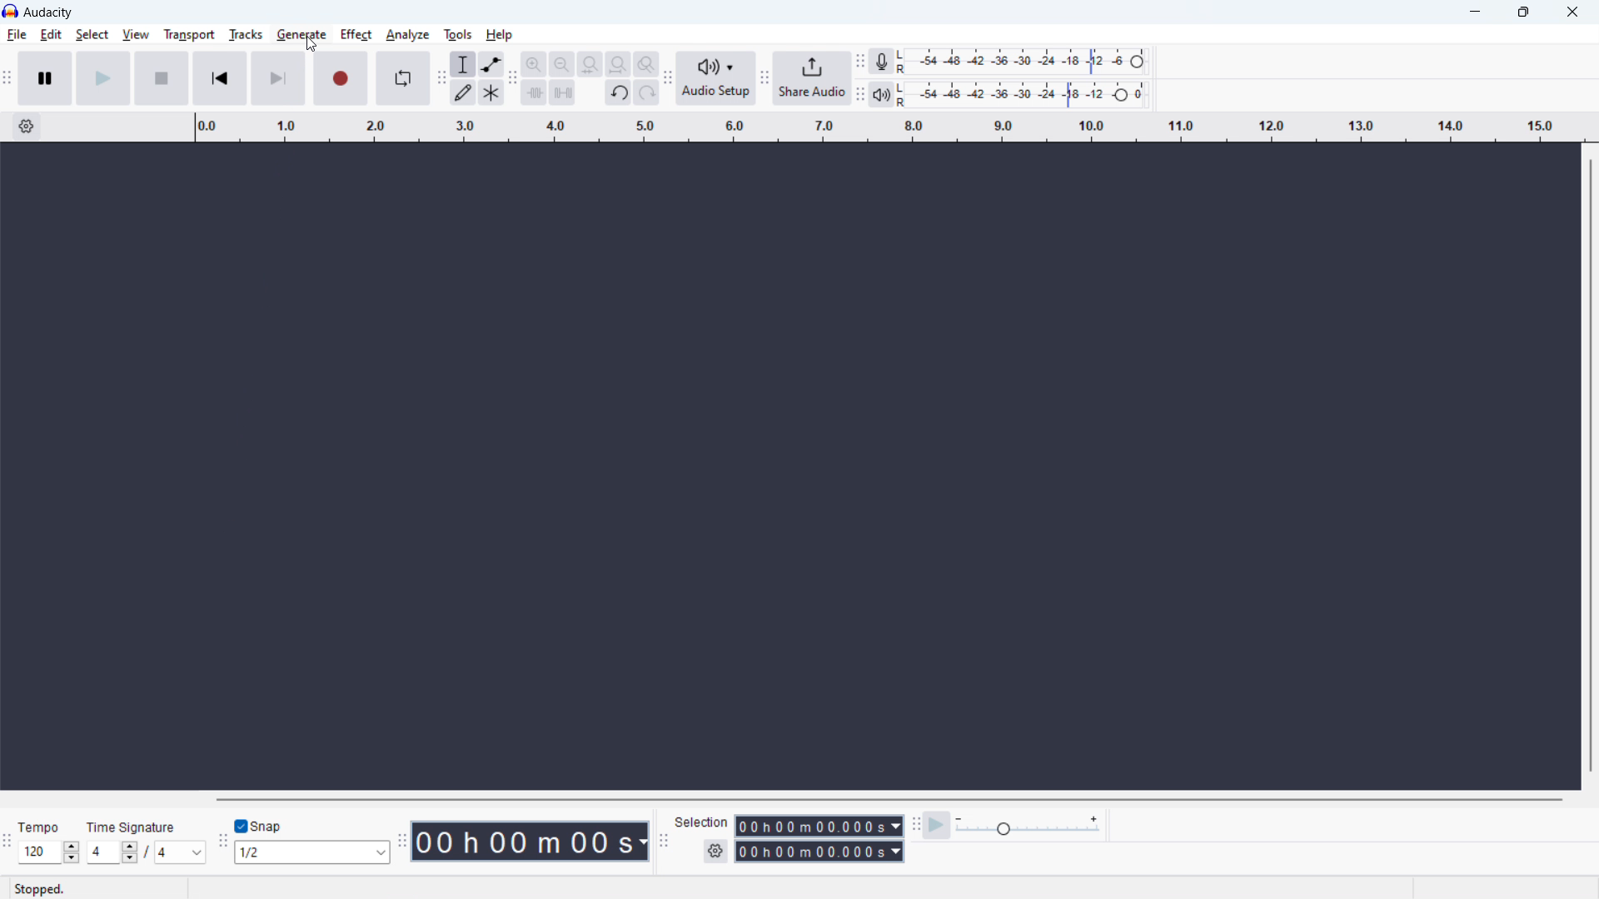  What do you see at coordinates (17, 35) in the screenshot?
I see `file` at bounding box center [17, 35].